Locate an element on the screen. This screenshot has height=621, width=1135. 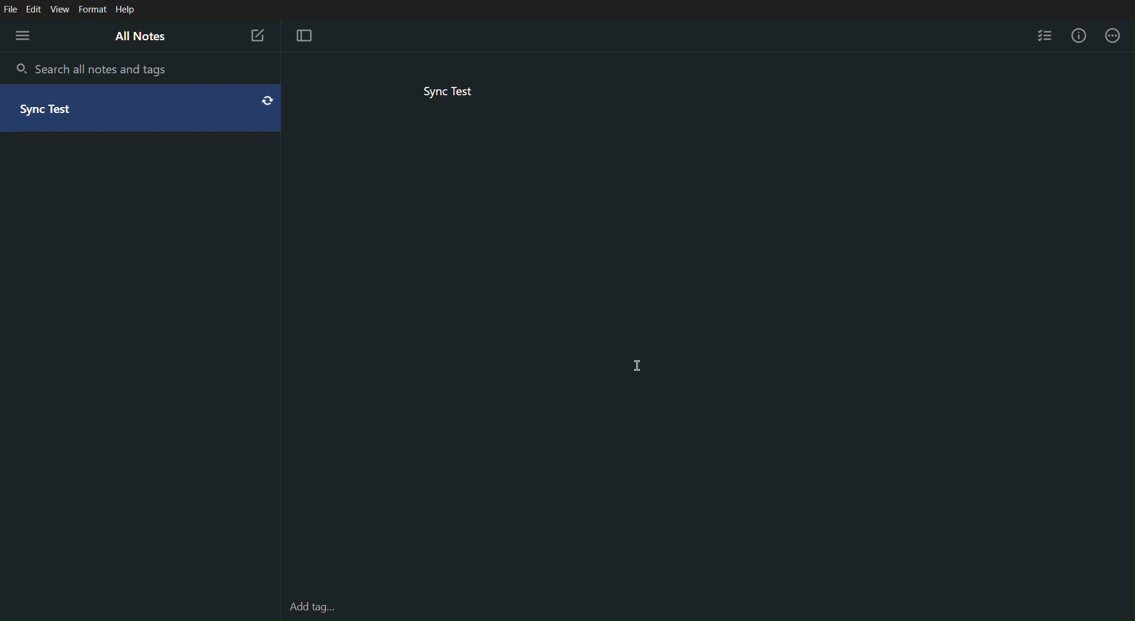
Checklist is located at coordinates (1046, 34).